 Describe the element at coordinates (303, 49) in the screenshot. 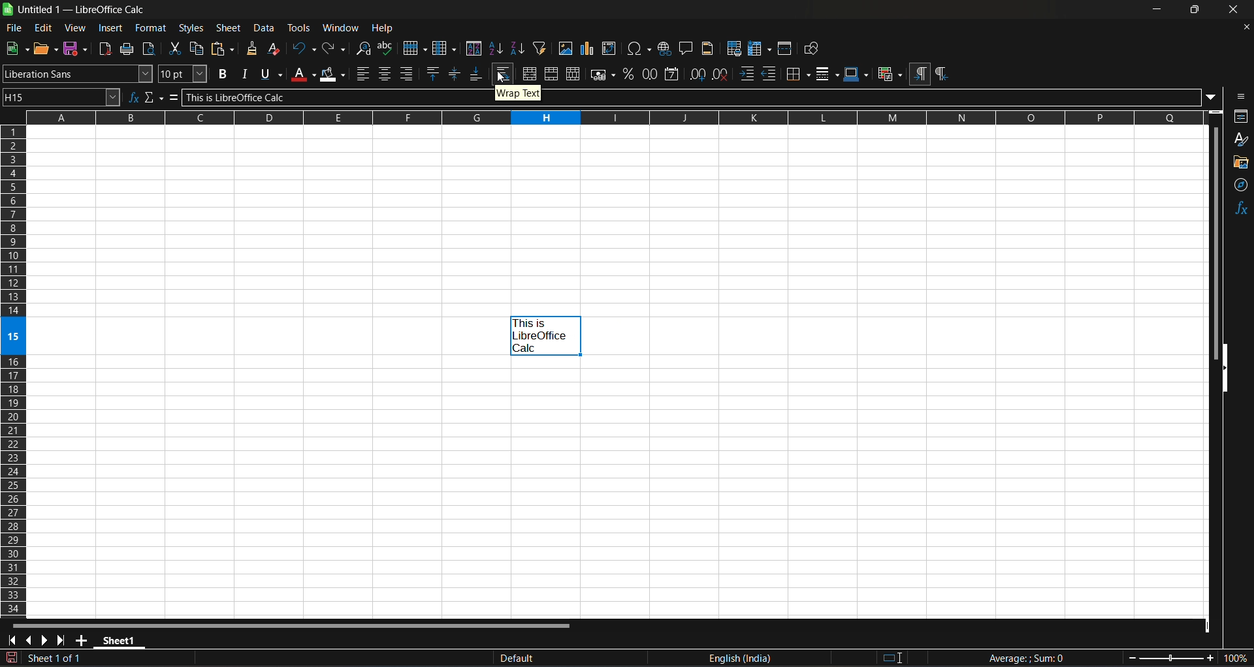

I see `undo` at that location.